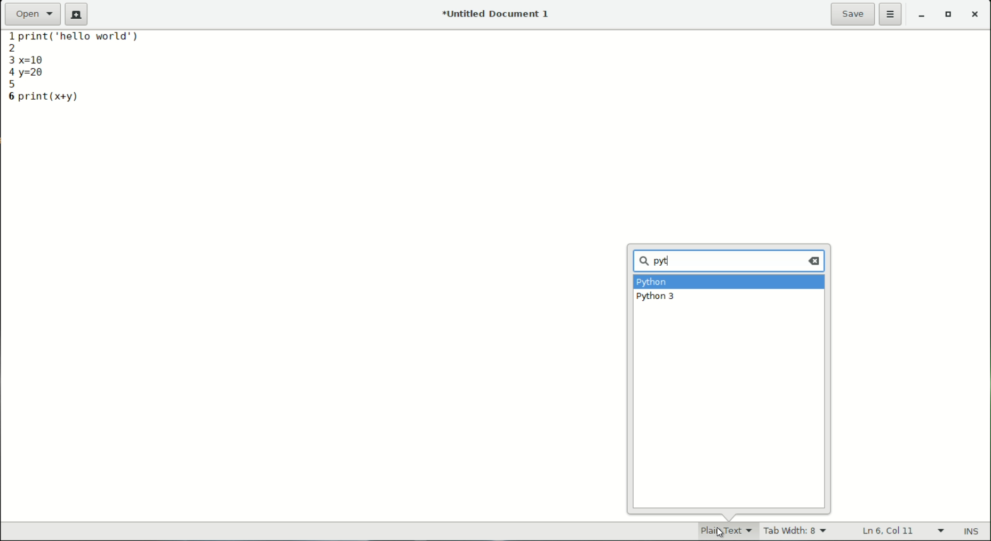 This screenshot has width=991, height=541. What do you see at coordinates (973, 532) in the screenshot?
I see `ins` at bounding box center [973, 532].